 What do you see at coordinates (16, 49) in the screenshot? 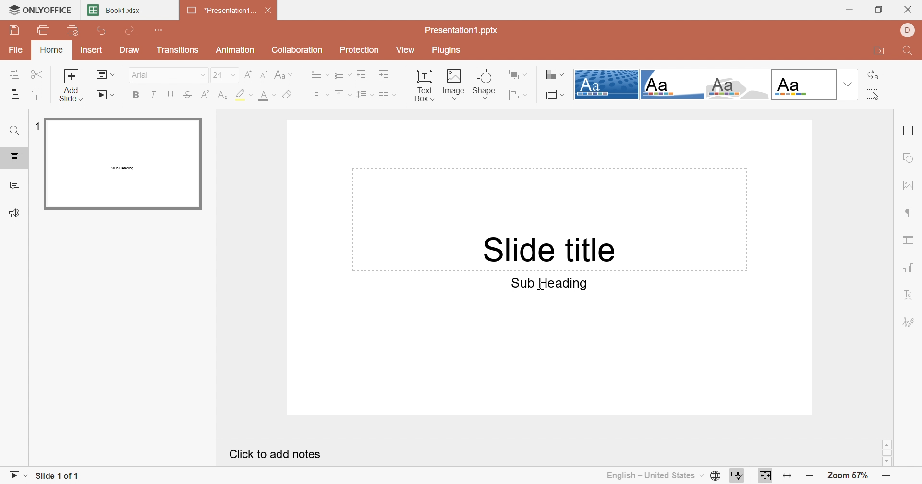
I see `File` at bounding box center [16, 49].